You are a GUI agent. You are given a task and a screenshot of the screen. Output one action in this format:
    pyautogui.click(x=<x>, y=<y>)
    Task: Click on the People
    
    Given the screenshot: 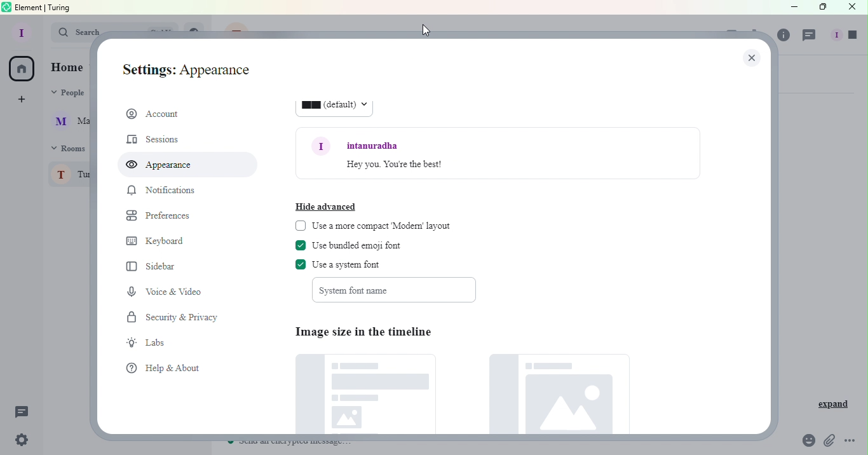 What is the action you would take?
    pyautogui.click(x=844, y=37)
    